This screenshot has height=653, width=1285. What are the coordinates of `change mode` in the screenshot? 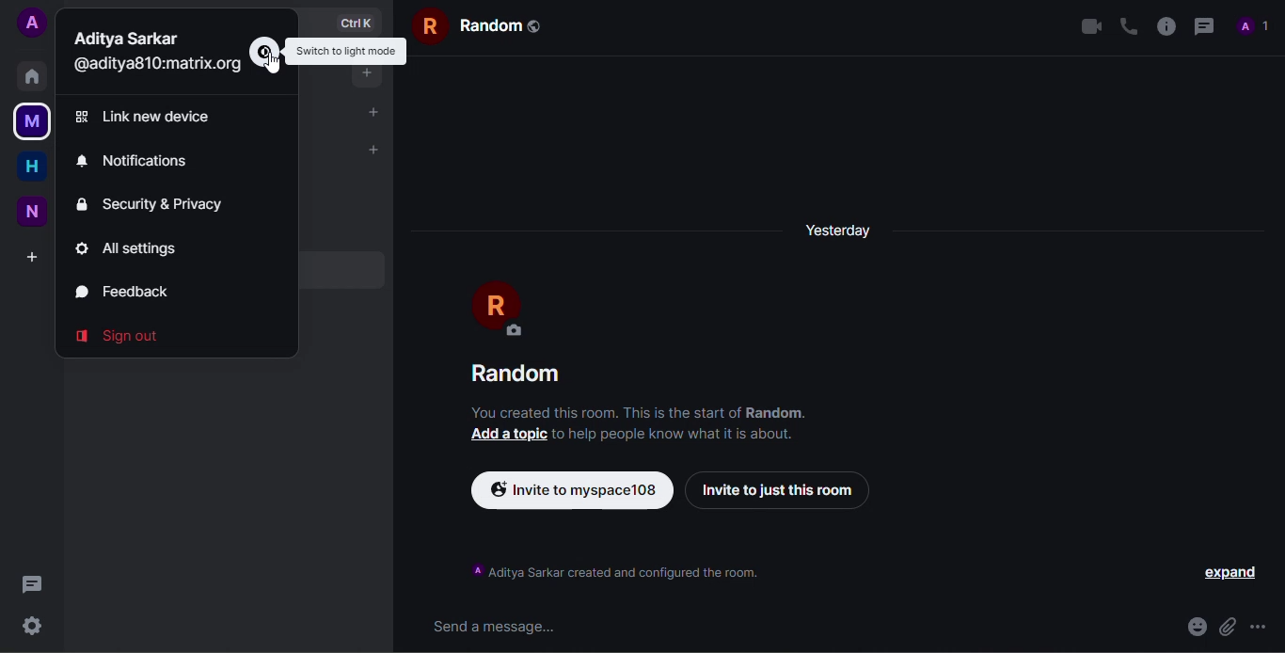 It's located at (264, 51).